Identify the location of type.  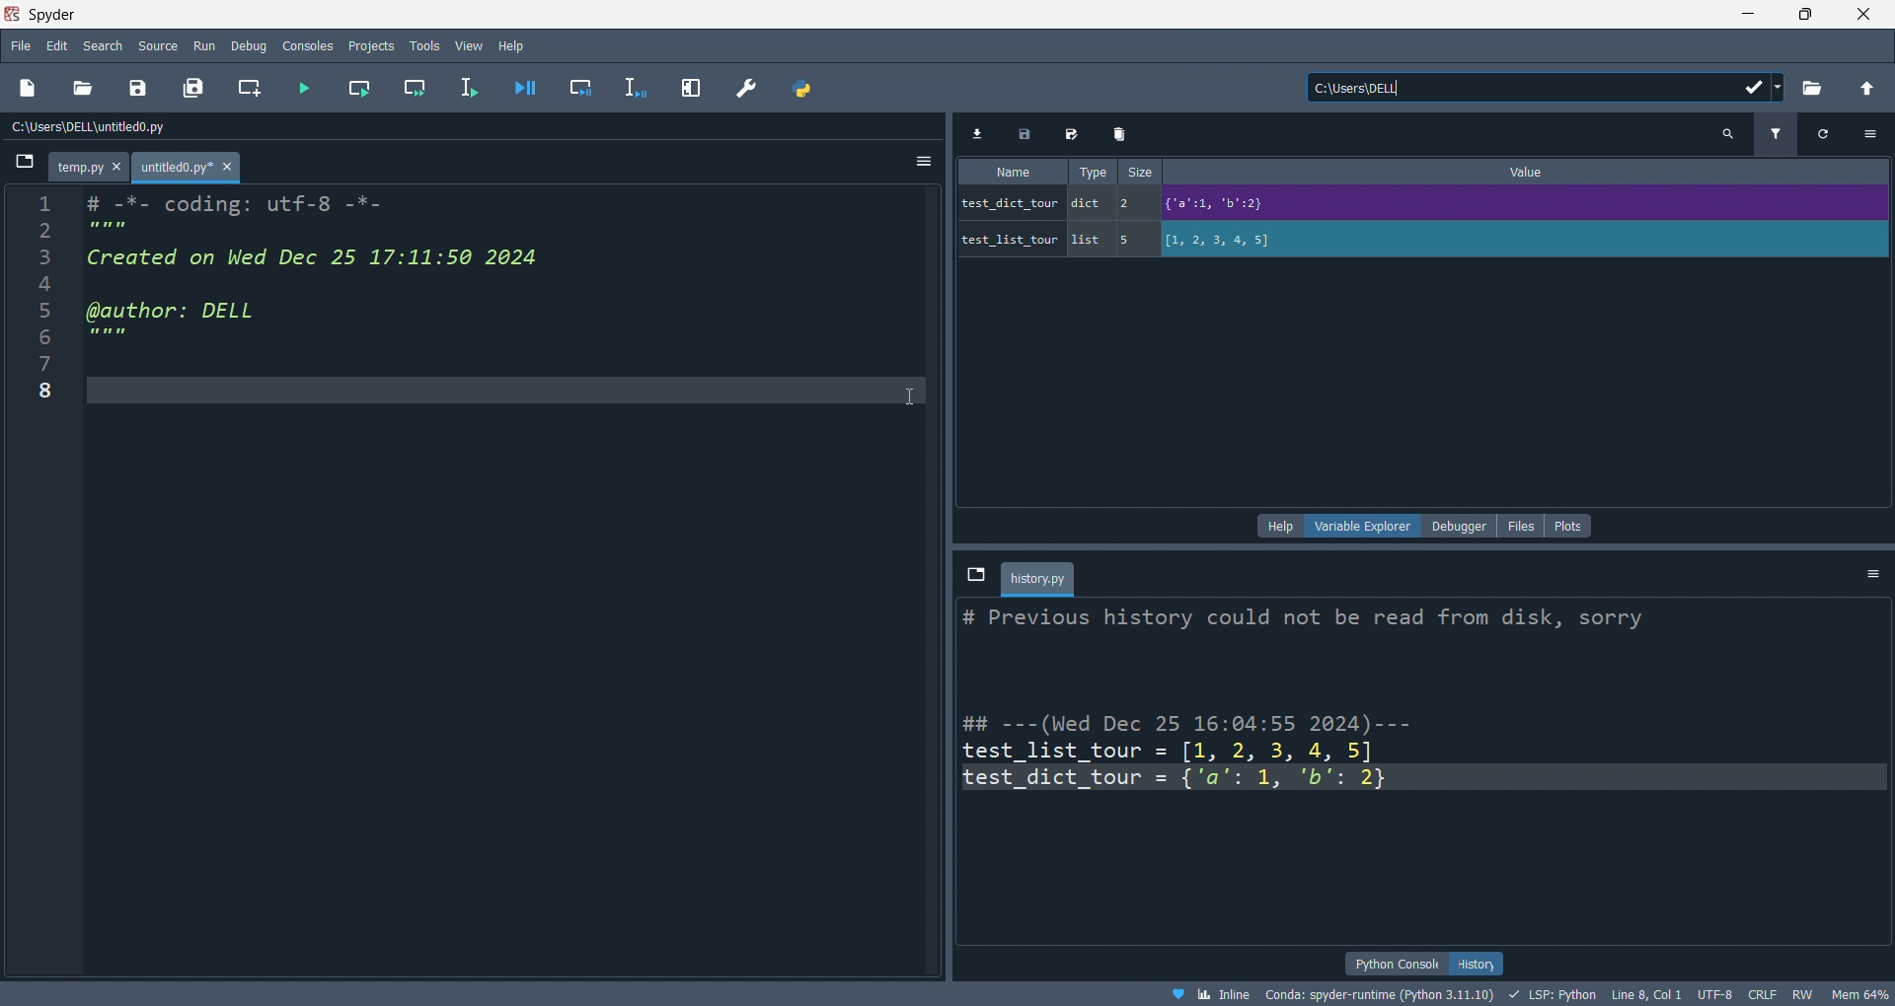
(1088, 171).